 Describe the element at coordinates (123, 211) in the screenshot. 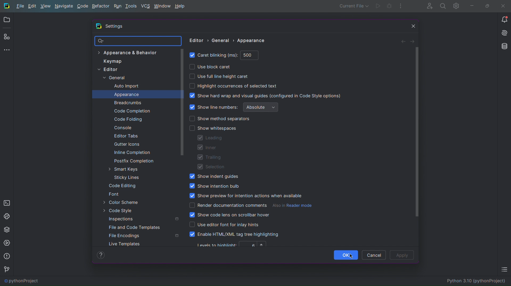

I see `Code Style` at that location.